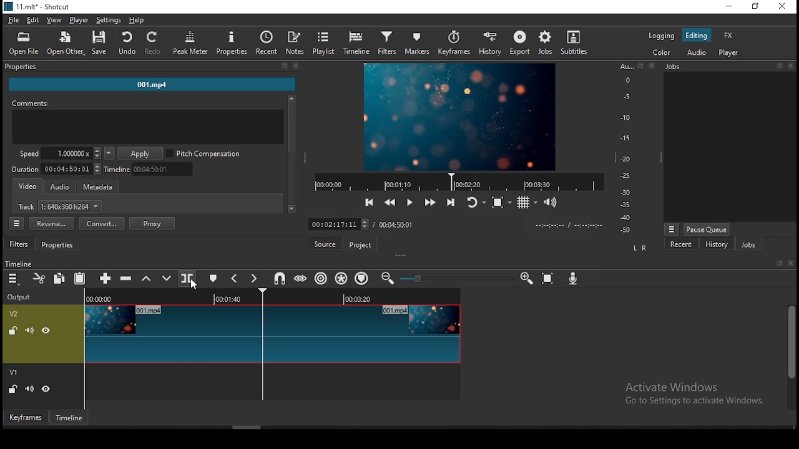  I want to click on properties, so click(59, 245).